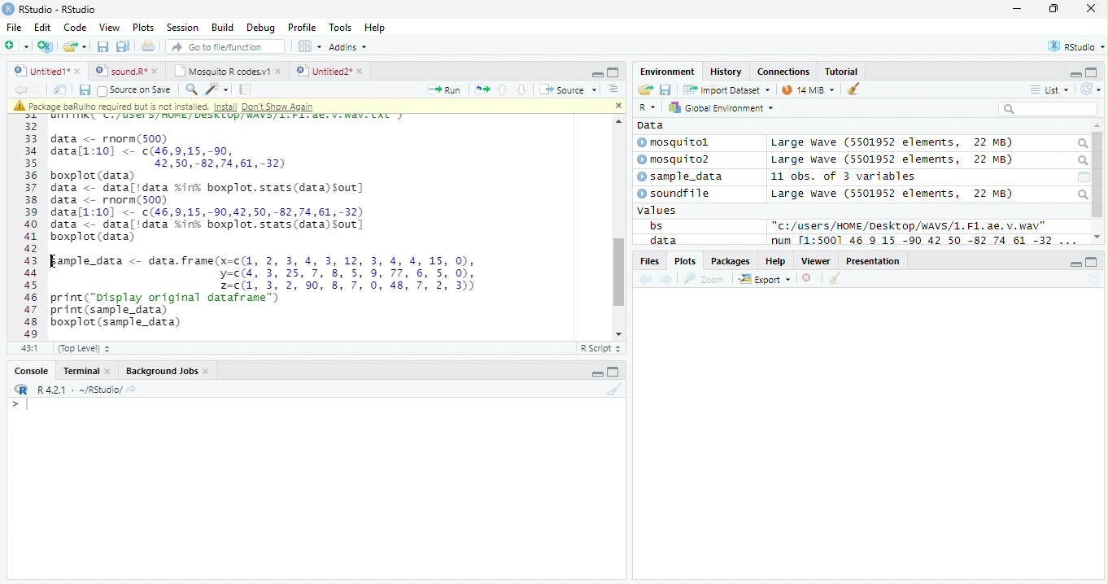 Image resolution: width=1108 pixels, height=584 pixels. I want to click on Go to next session, so click(522, 90).